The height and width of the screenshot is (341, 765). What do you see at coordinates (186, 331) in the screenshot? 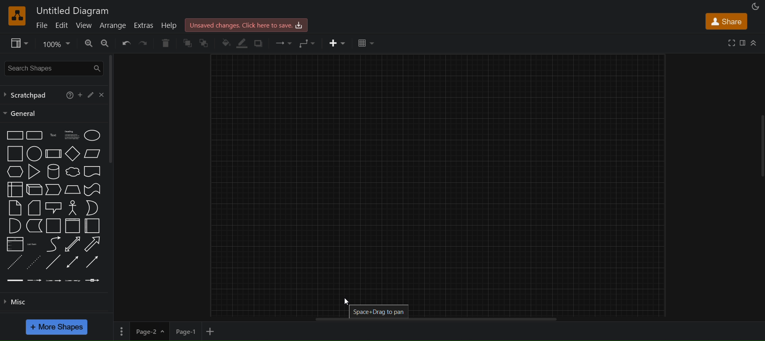
I see `page 1` at bounding box center [186, 331].